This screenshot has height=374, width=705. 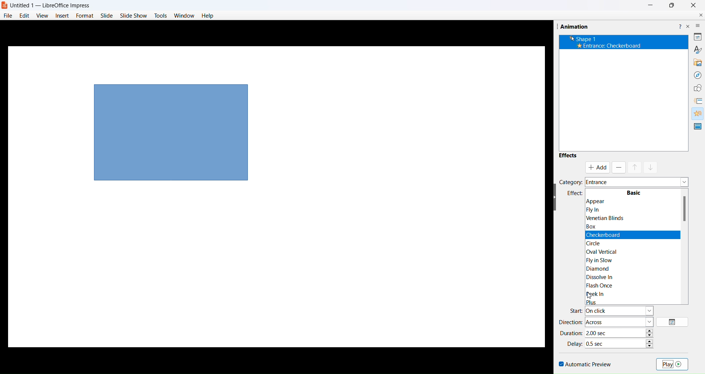 What do you see at coordinates (619, 319) in the screenshot?
I see `across` at bounding box center [619, 319].